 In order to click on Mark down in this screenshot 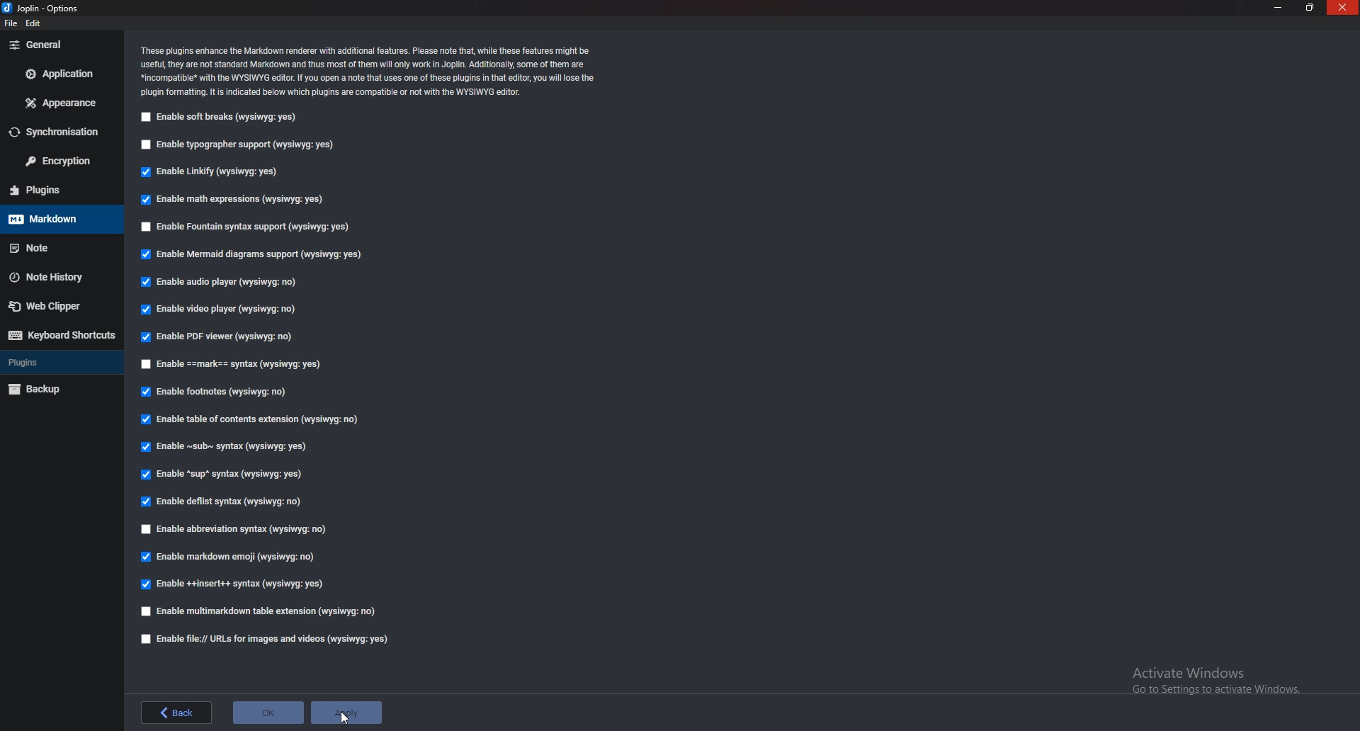, I will do `click(57, 220)`.